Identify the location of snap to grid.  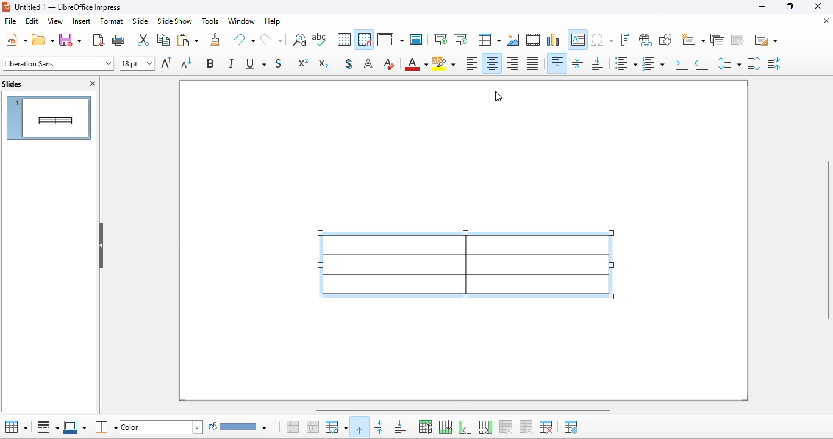
(365, 39).